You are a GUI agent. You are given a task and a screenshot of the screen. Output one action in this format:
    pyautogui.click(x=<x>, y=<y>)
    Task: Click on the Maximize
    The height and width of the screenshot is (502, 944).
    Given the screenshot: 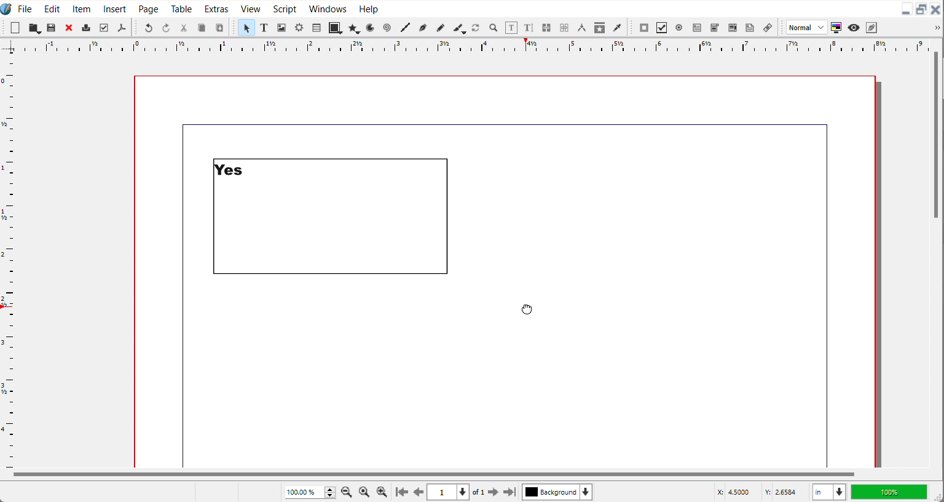 What is the action you would take?
    pyautogui.click(x=921, y=10)
    